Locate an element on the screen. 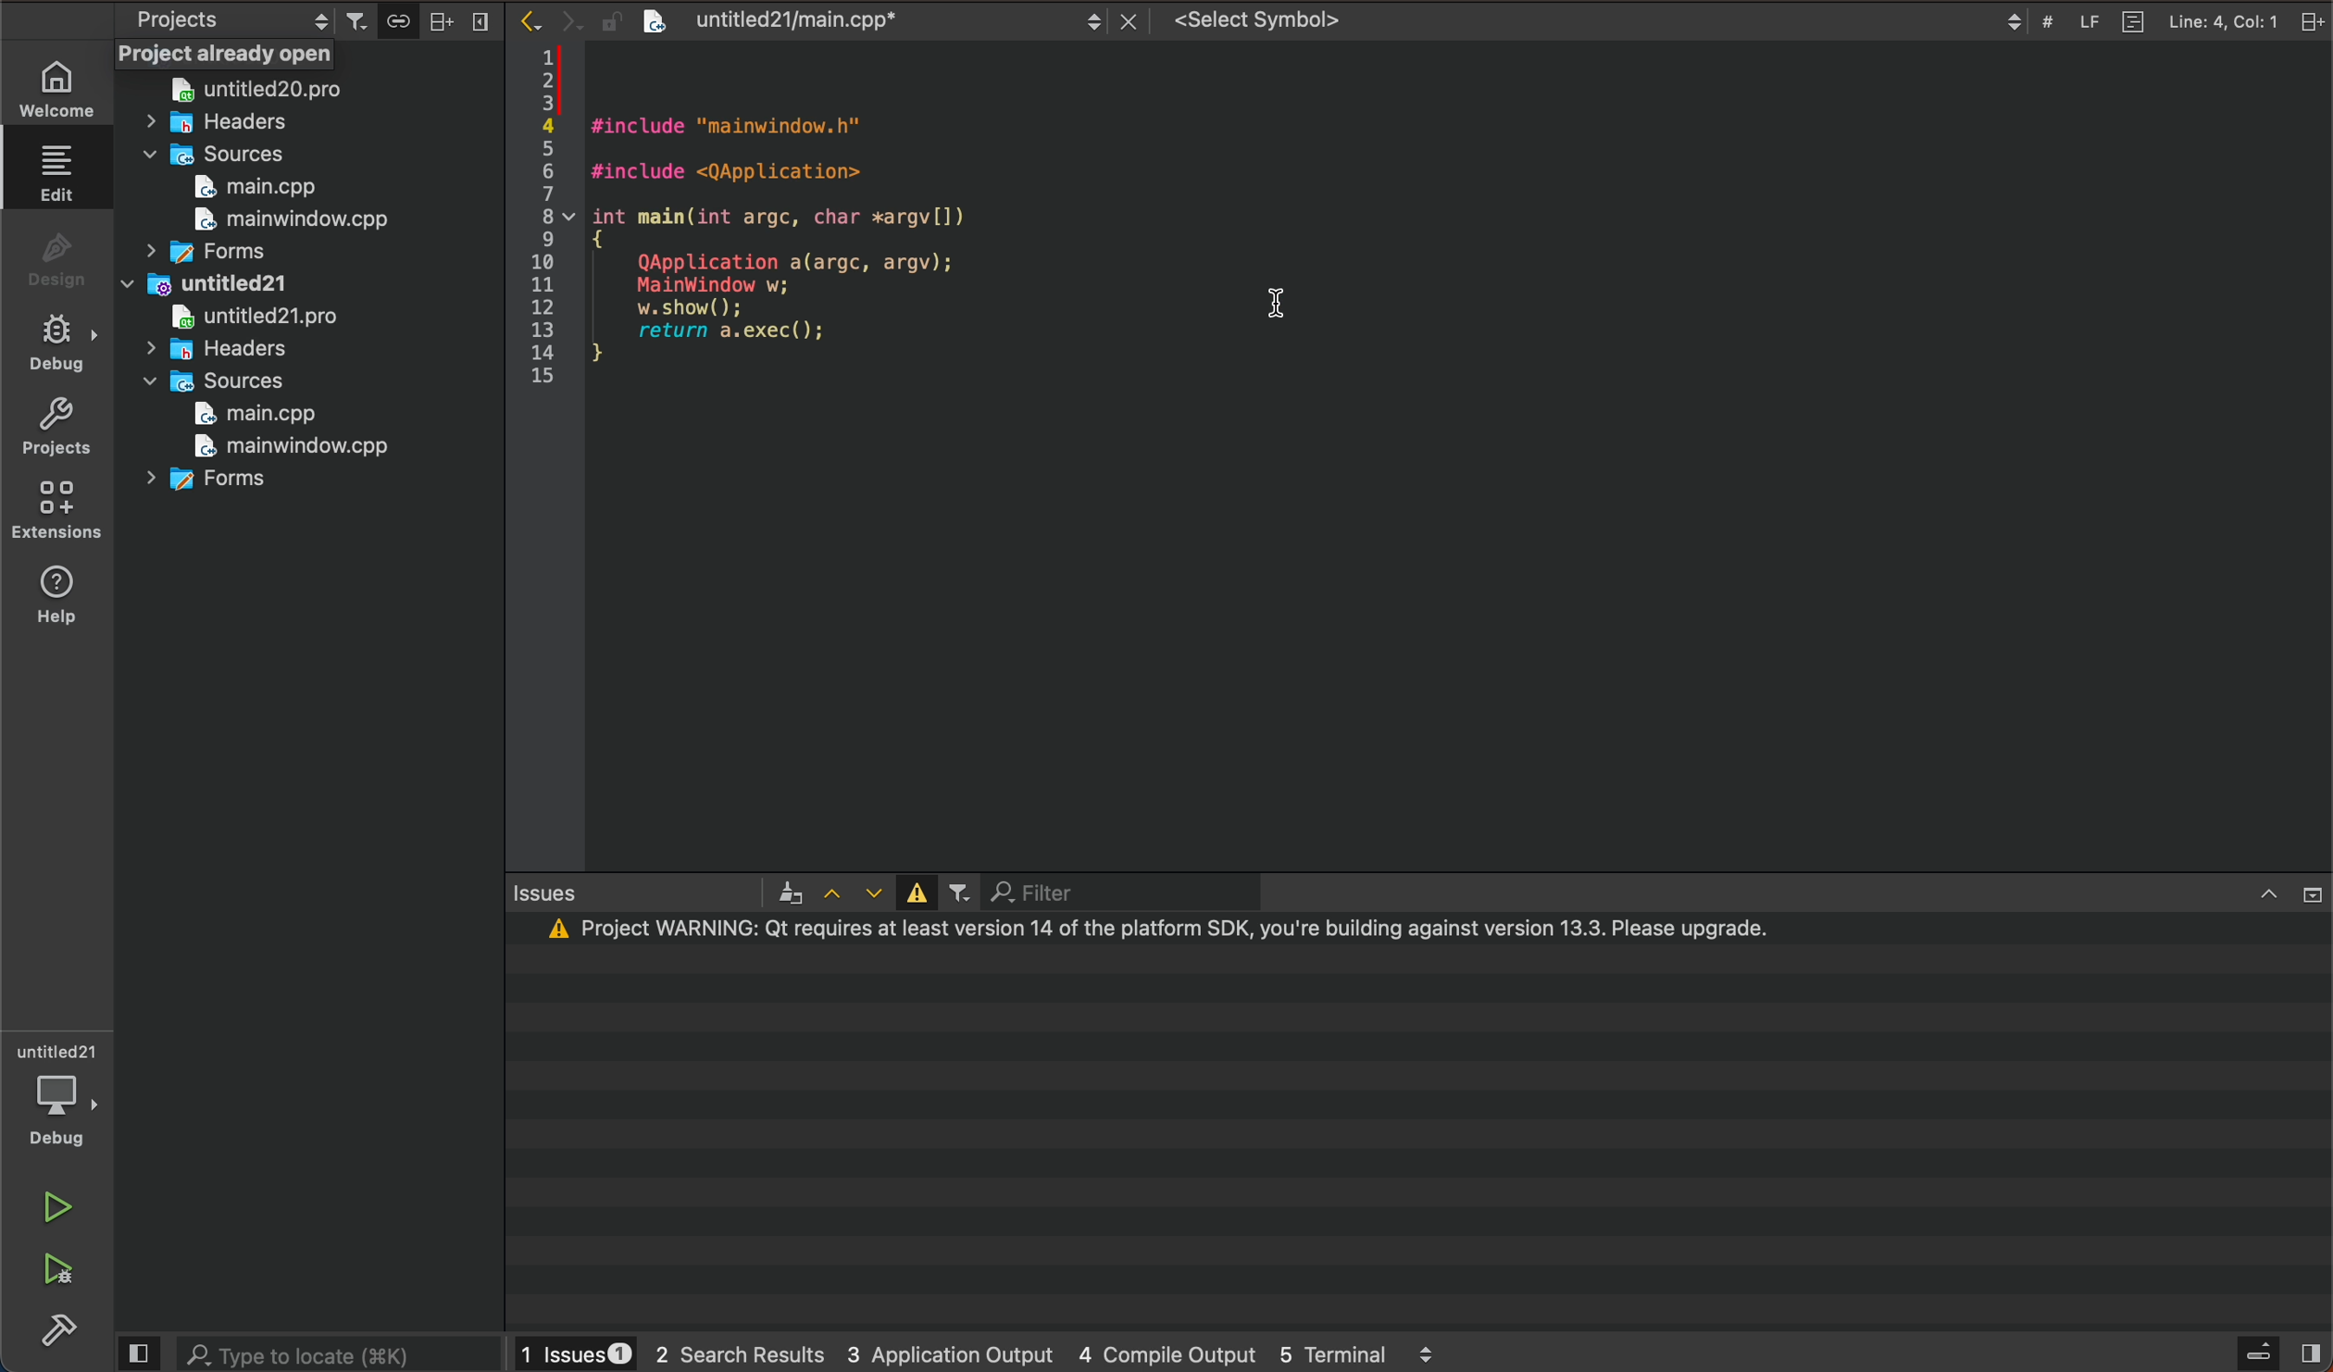  projects is located at coordinates (227, 20).